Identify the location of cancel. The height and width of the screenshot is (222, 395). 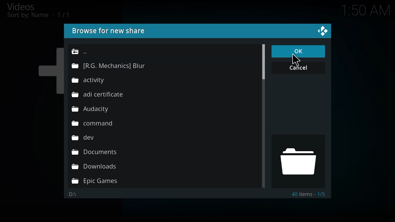
(298, 68).